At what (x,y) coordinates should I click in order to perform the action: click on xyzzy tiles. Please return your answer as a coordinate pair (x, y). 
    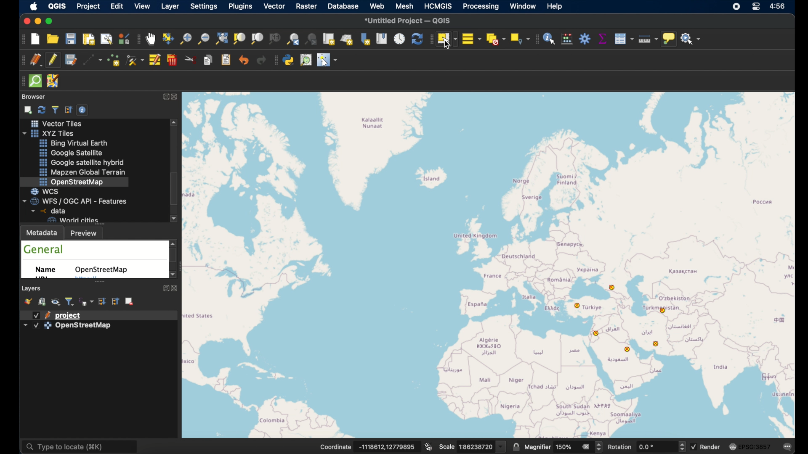
    Looking at the image, I should click on (52, 133).